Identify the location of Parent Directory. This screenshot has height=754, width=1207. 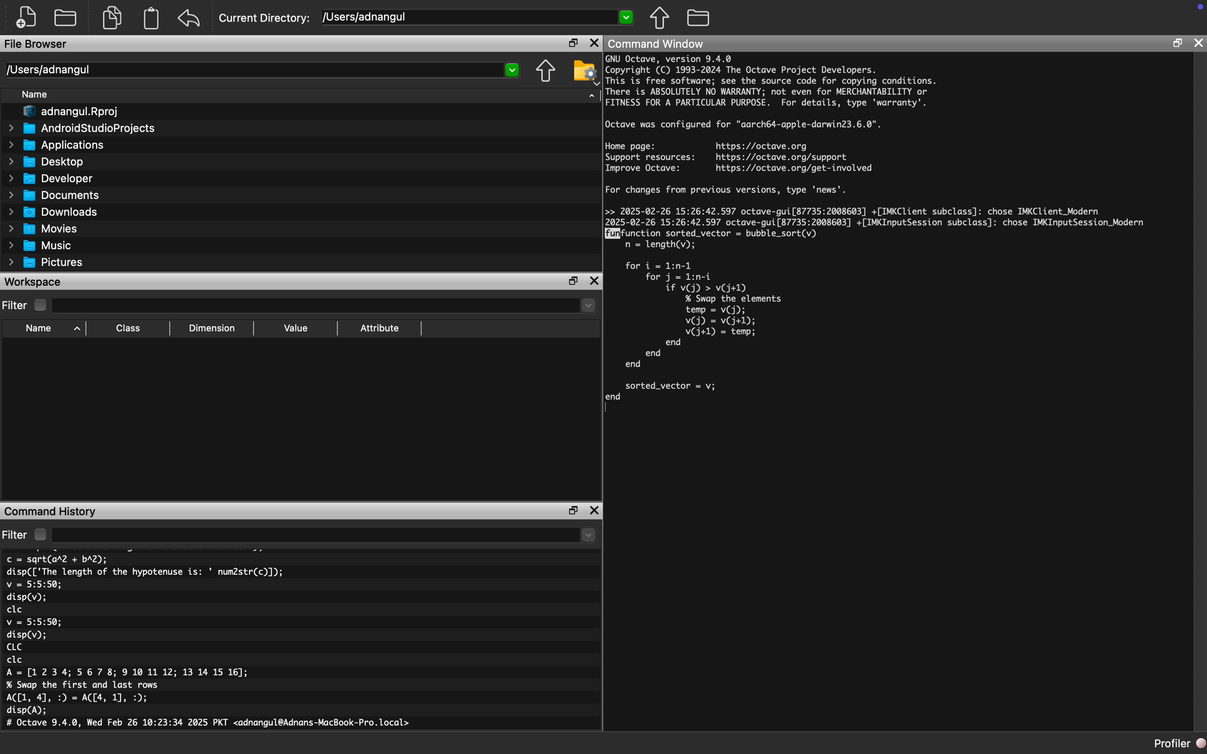
(660, 17).